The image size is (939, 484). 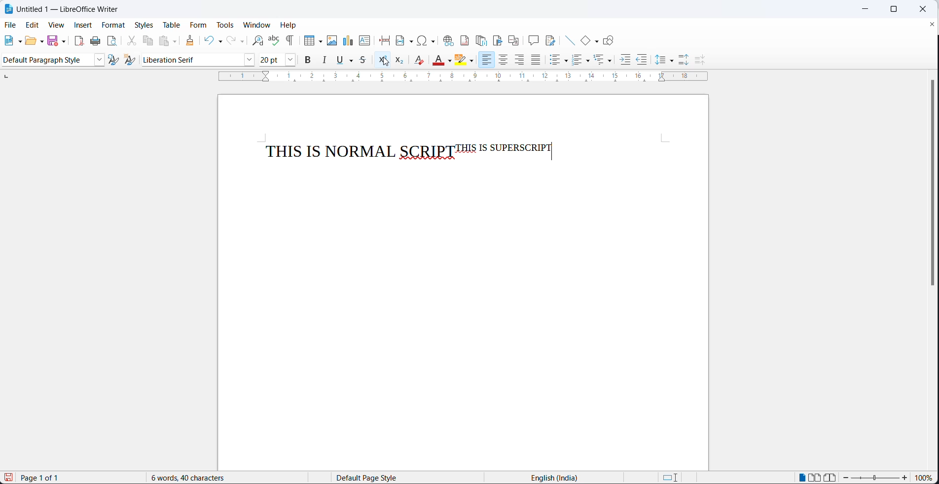 What do you see at coordinates (130, 40) in the screenshot?
I see `cut` at bounding box center [130, 40].